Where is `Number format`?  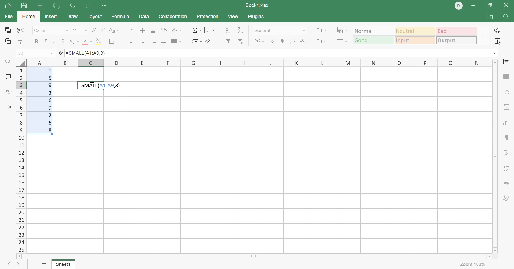 Number format is located at coordinates (279, 30).